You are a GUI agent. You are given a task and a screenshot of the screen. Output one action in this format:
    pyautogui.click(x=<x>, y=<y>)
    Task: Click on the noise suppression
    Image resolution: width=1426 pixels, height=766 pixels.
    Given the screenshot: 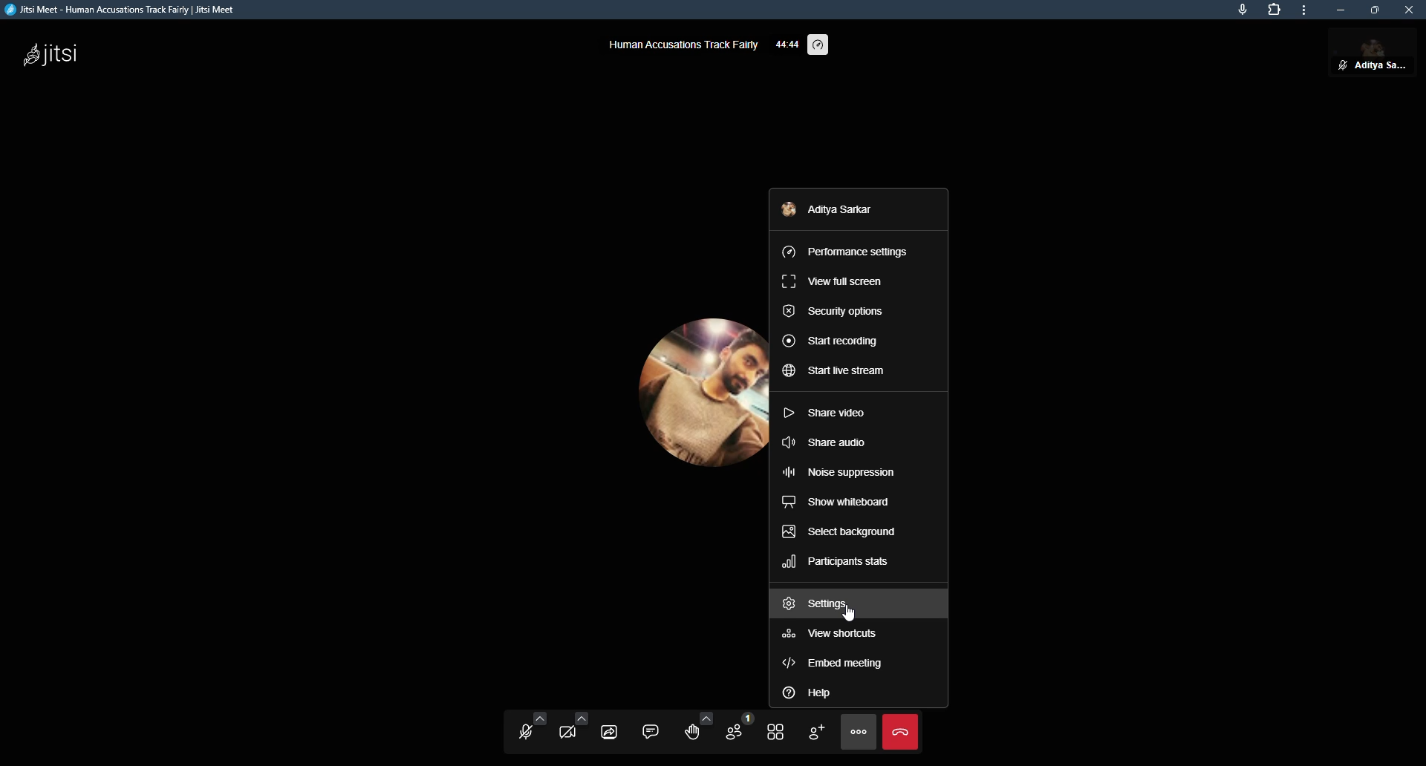 What is the action you would take?
    pyautogui.click(x=839, y=473)
    